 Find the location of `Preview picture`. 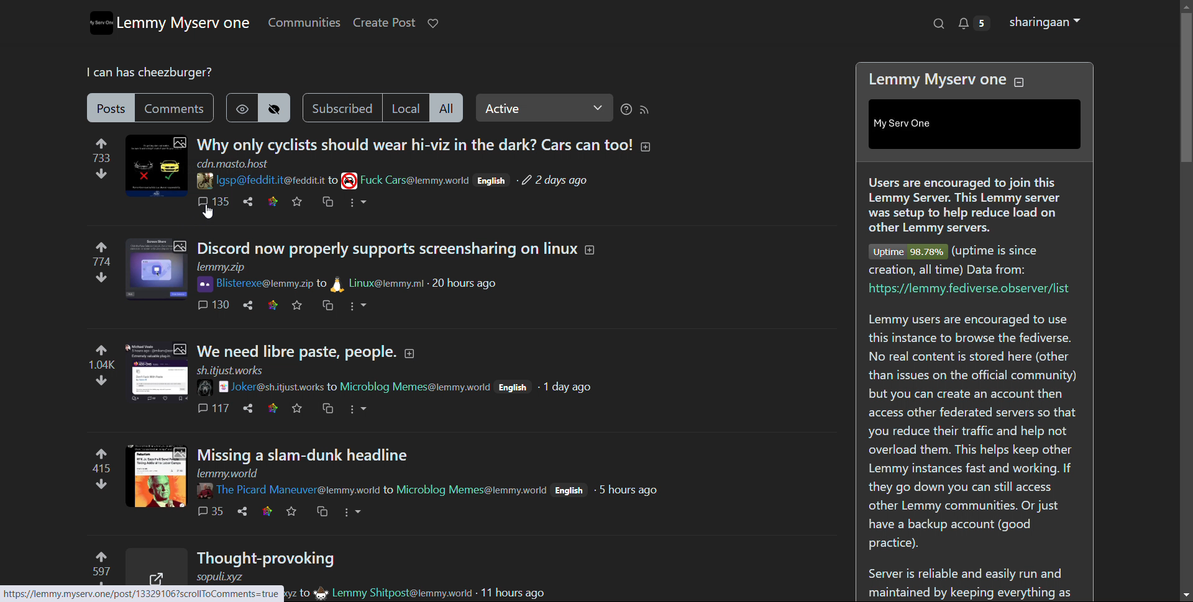

Preview picture is located at coordinates (157, 476).